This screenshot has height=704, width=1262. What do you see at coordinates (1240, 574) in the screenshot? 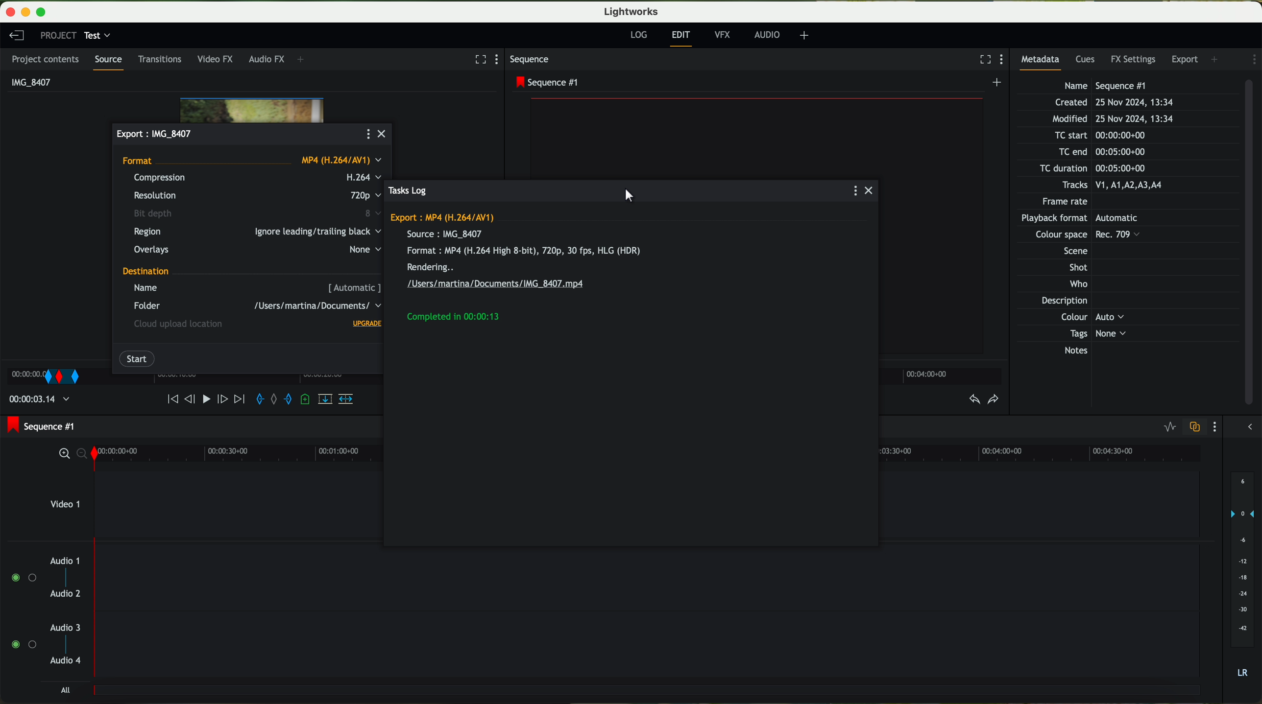
I see `audio output level (dB)` at bounding box center [1240, 574].